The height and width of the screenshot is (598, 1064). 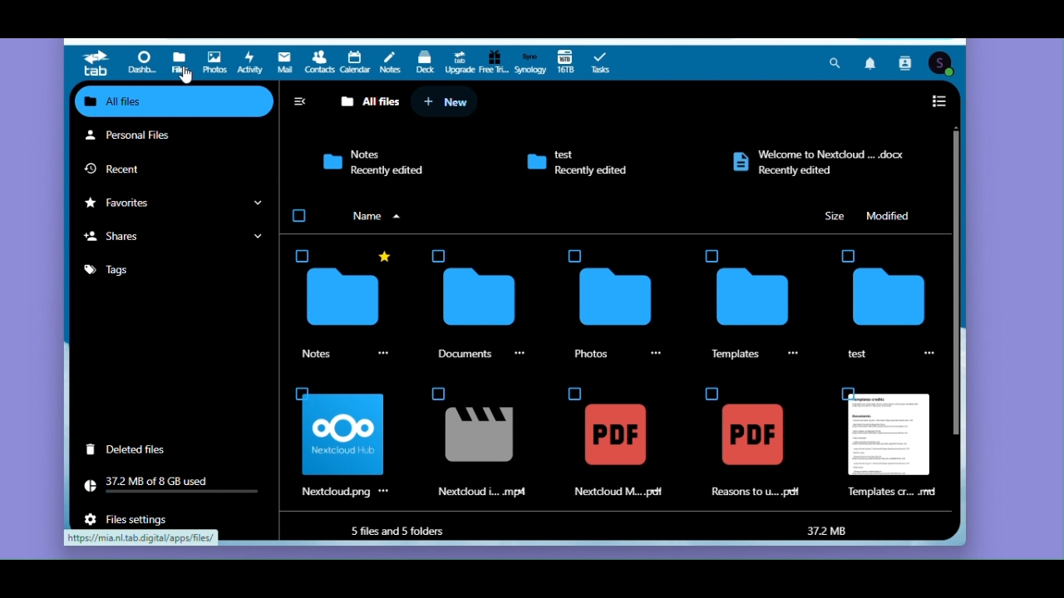 I want to click on Welcome to Nextcloud, so click(x=820, y=165).